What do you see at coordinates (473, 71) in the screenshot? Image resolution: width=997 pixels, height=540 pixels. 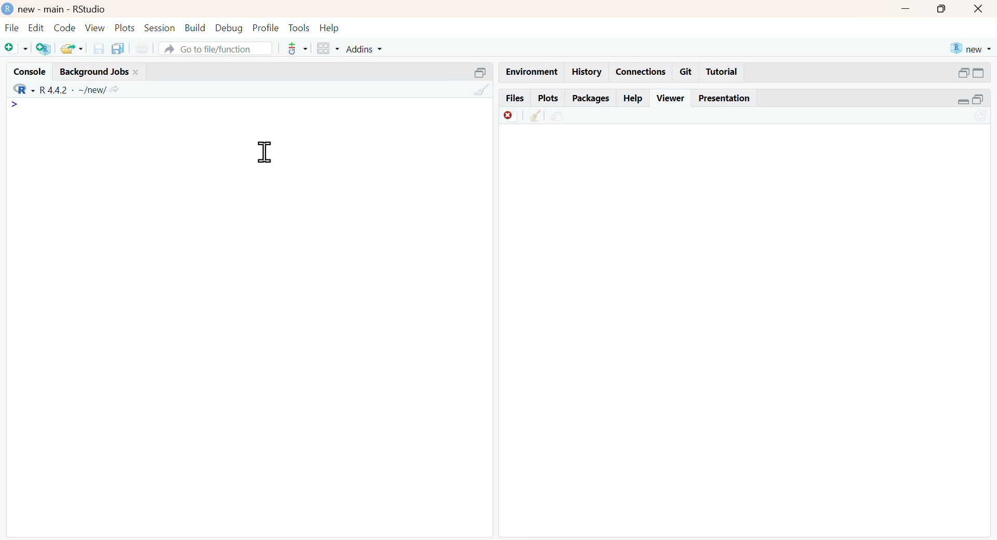 I see `Minimize` at bounding box center [473, 71].